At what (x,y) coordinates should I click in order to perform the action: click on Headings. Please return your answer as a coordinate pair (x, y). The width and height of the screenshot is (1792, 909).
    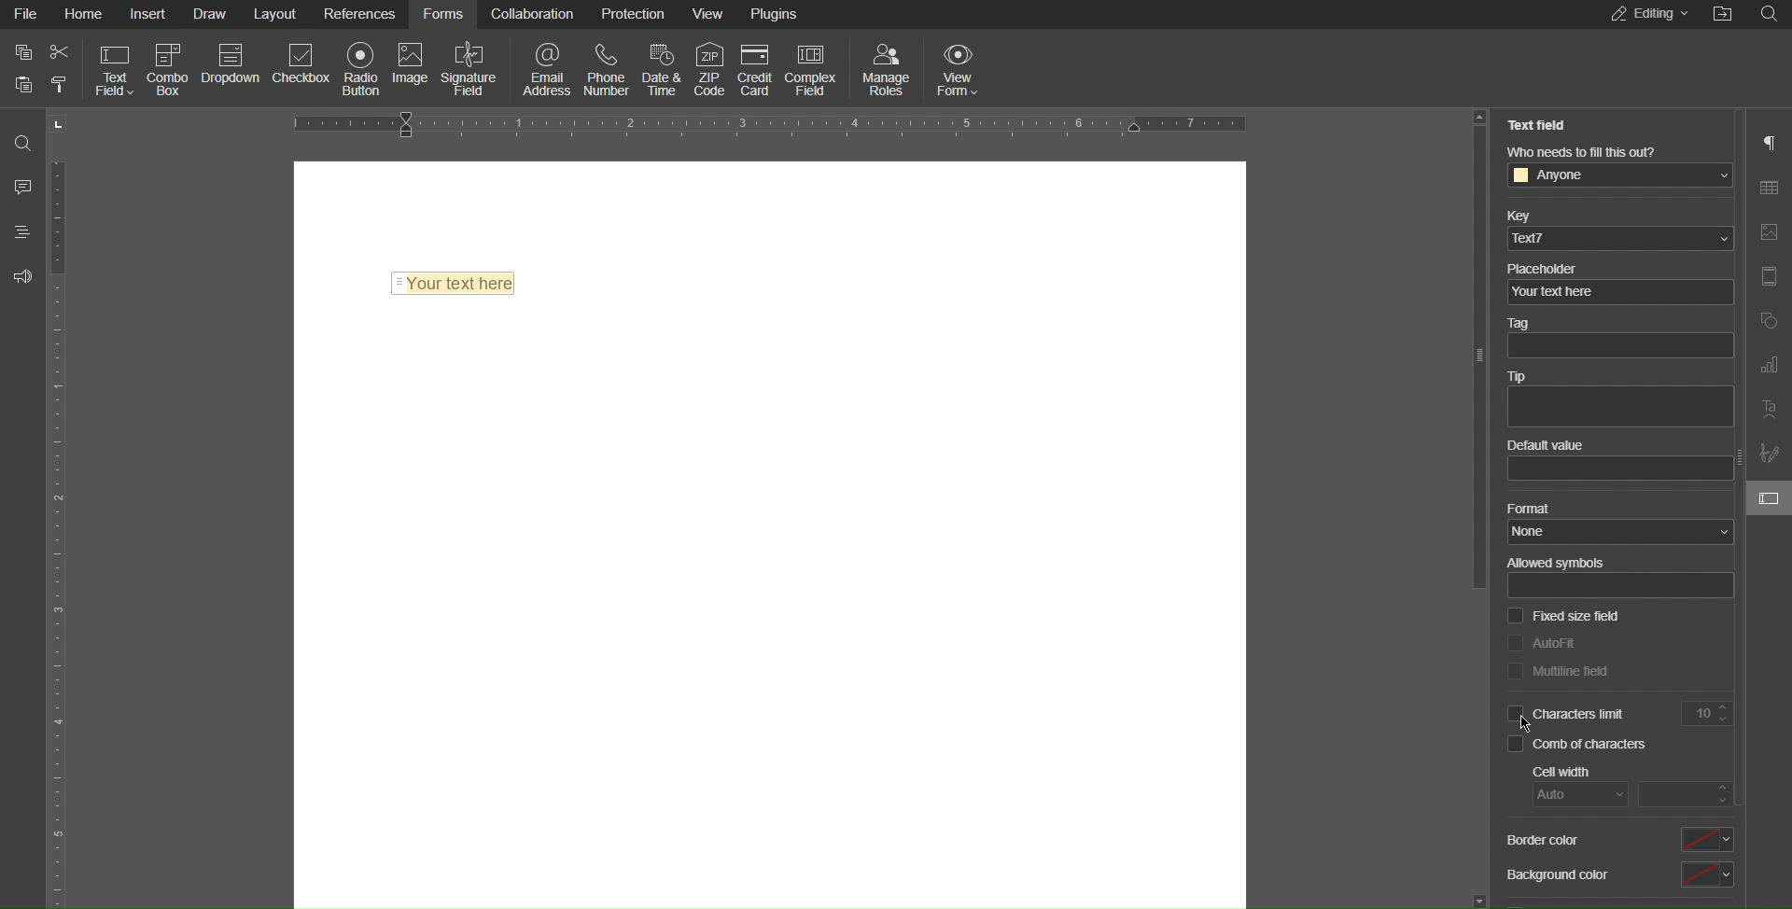
    Looking at the image, I should click on (18, 231).